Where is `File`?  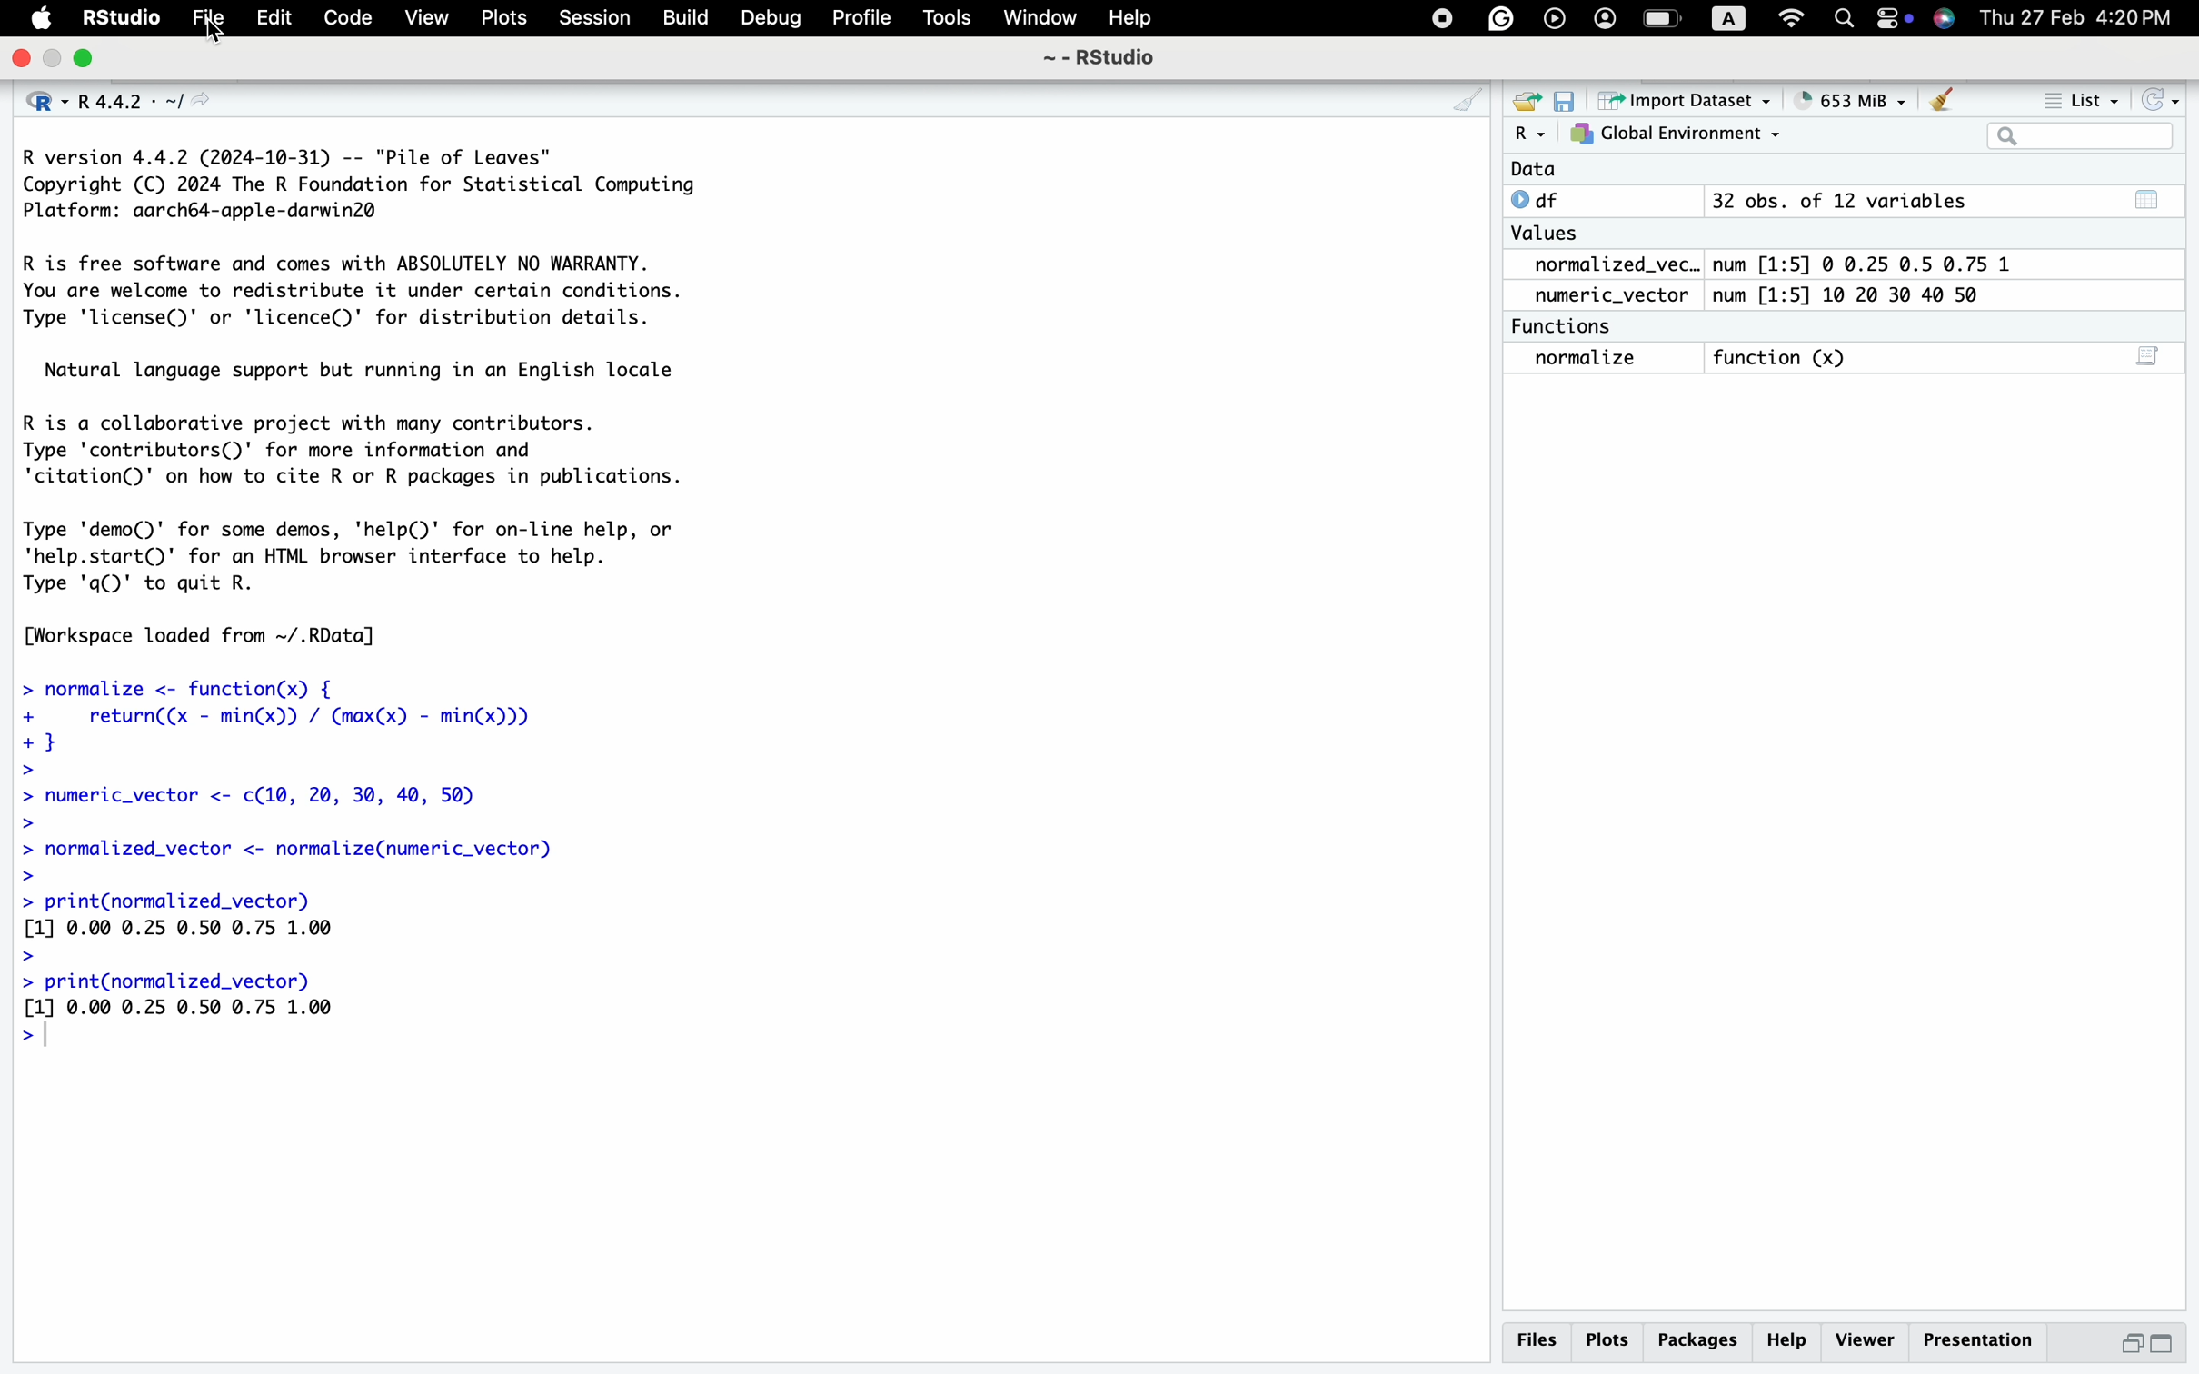 File is located at coordinates (211, 20).